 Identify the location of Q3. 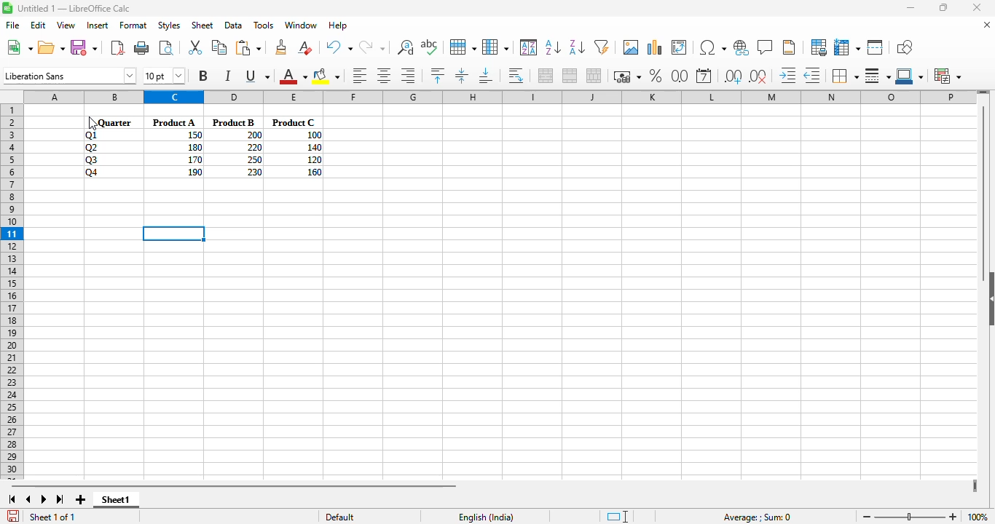
(93, 160).